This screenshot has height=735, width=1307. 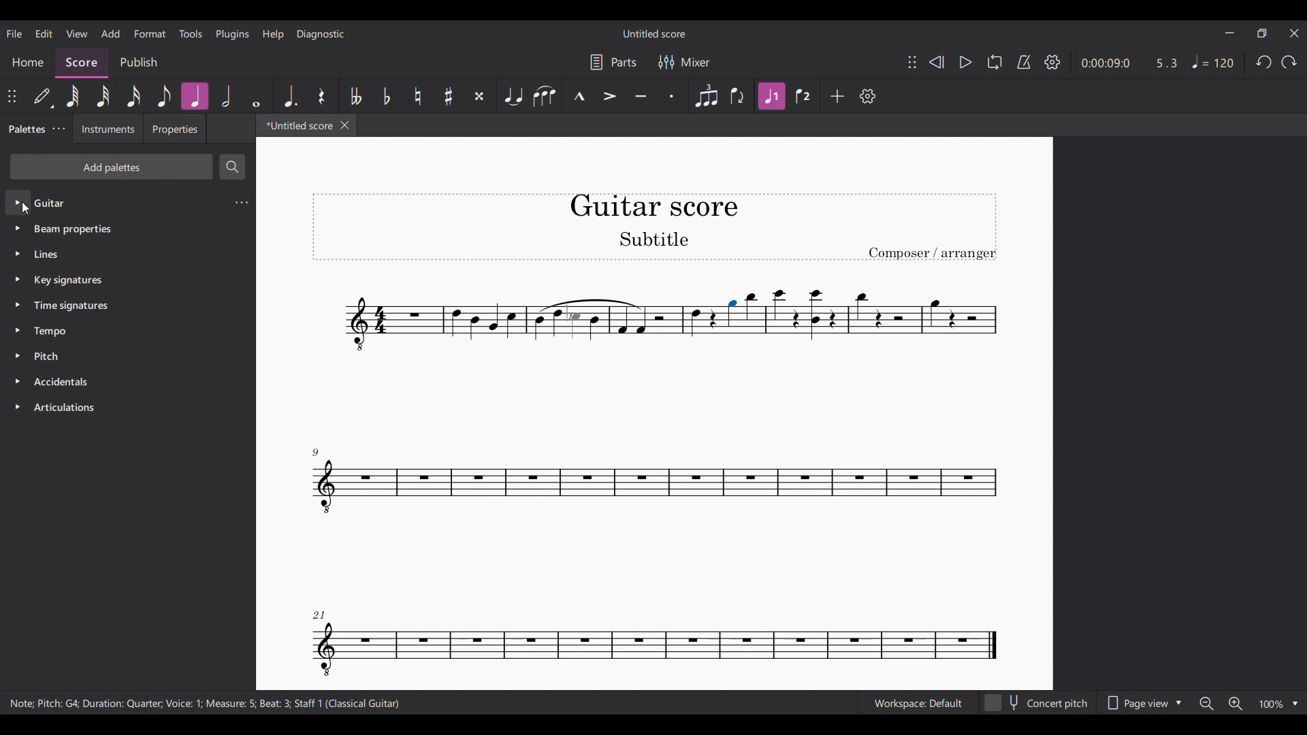 What do you see at coordinates (15, 33) in the screenshot?
I see `File menu` at bounding box center [15, 33].